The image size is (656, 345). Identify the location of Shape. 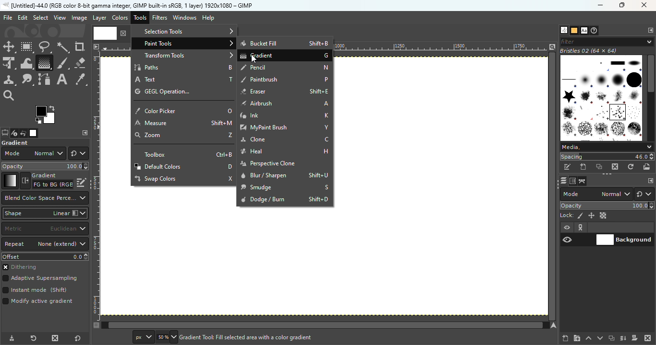
(45, 213).